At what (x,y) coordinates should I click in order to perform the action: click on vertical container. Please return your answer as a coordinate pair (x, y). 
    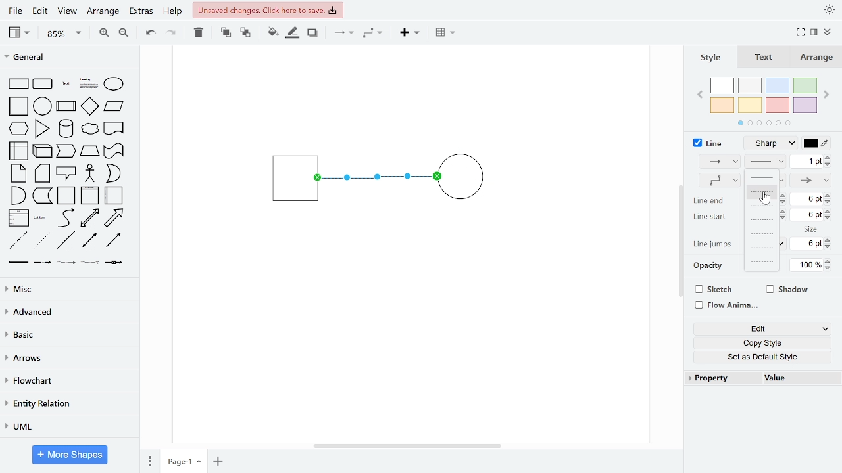
    Looking at the image, I should click on (89, 196).